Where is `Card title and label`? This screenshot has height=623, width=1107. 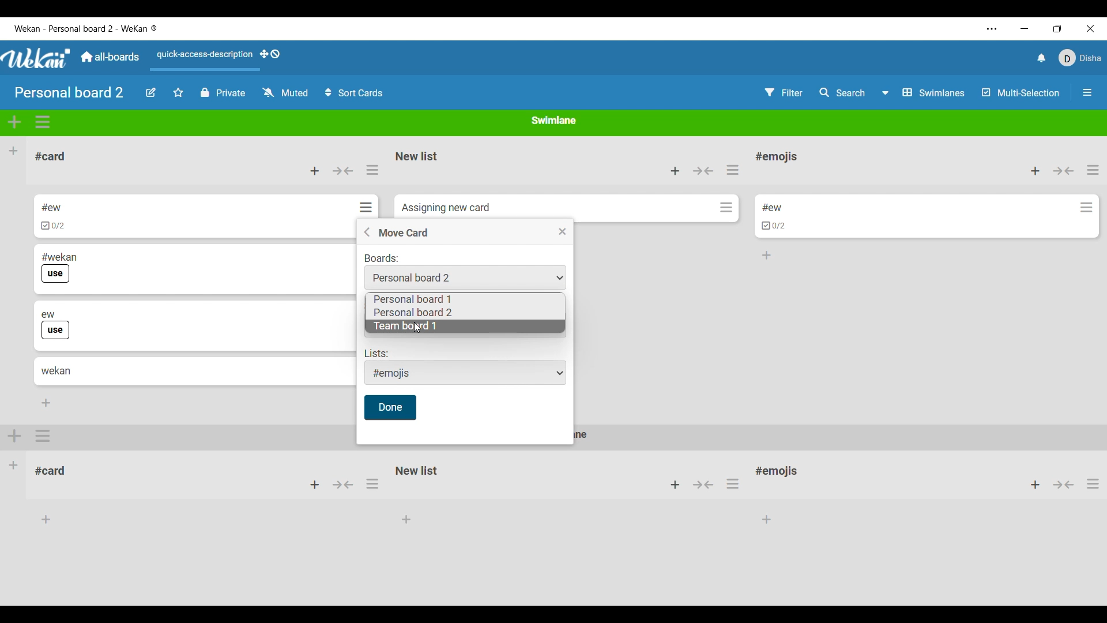 Card title and label is located at coordinates (59, 268).